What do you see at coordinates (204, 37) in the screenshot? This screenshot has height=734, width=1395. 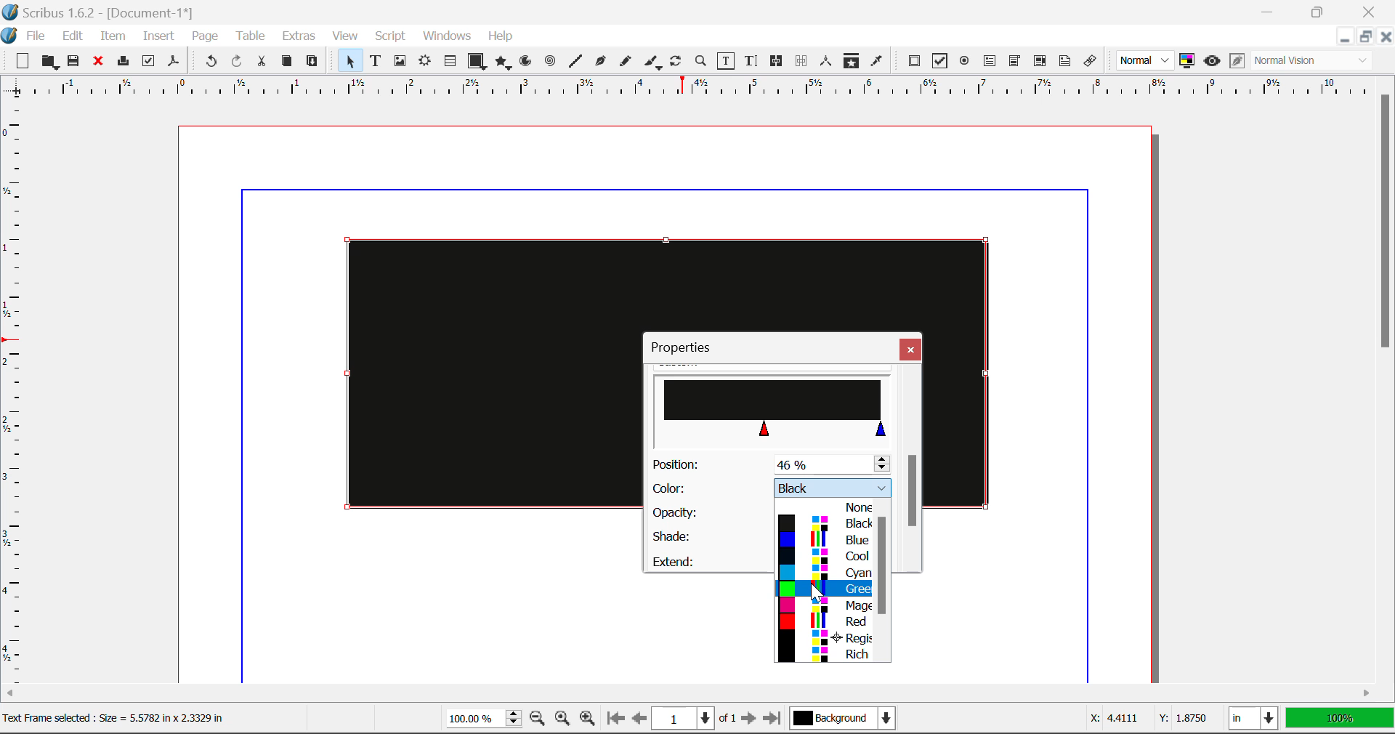 I see `Page` at bounding box center [204, 37].